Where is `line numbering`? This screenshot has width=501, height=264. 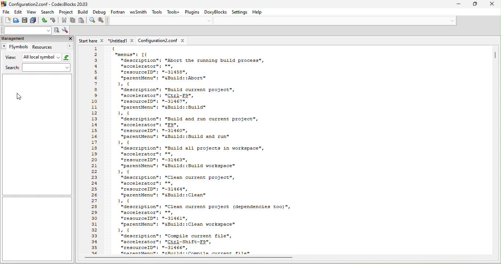
line numbering is located at coordinates (94, 150).